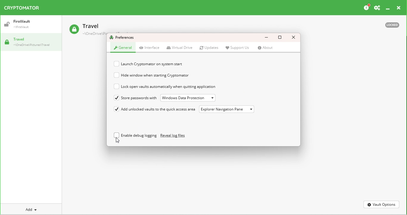 The height and width of the screenshot is (215, 407). What do you see at coordinates (116, 87) in the screenshot?
I see `Checkboz` at bounding box center [116, 87].